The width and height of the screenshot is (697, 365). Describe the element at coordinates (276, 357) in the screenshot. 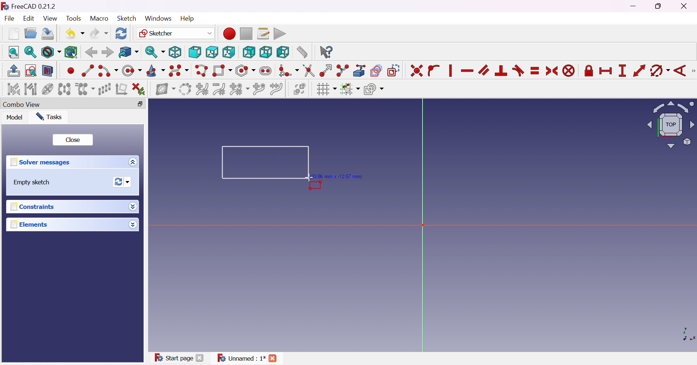

I see `Close` at that location.